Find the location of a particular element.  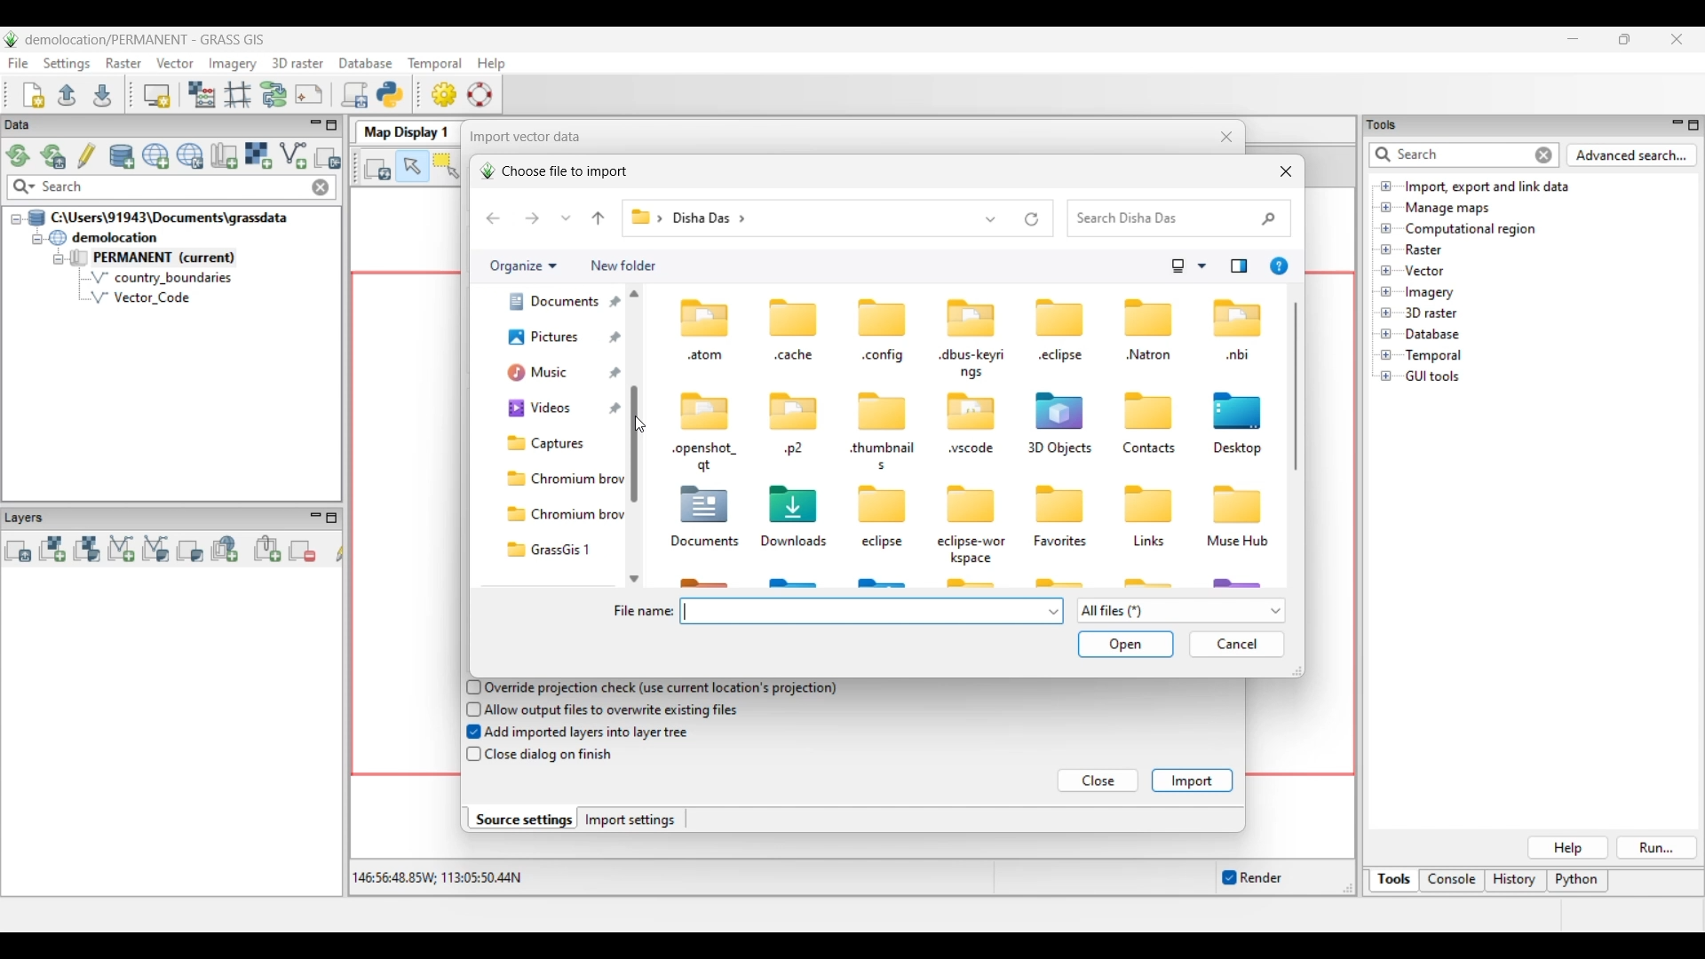

Python is located at coordinates (1579, 882).